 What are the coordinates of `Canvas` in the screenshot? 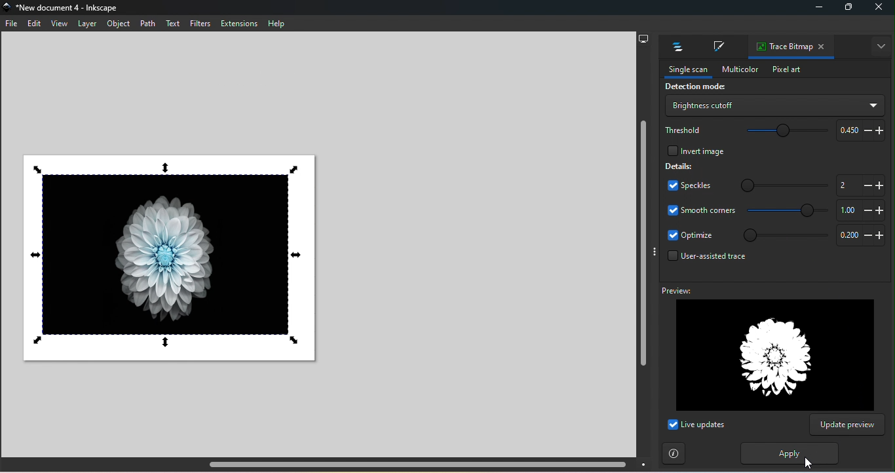 It's located at (170, 256).